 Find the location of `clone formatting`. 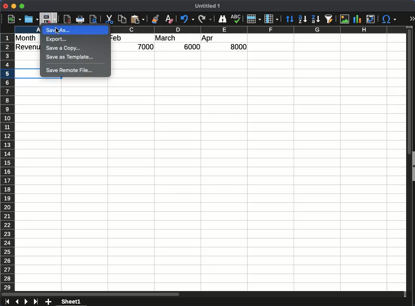

clone formatting is located at coordinates (157, 19).